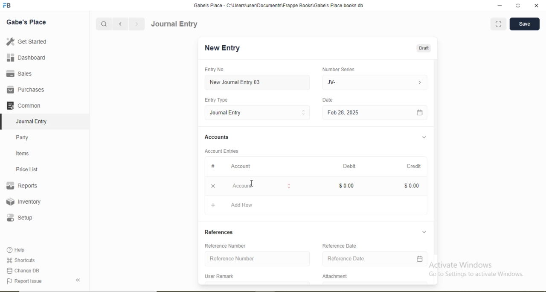 This screenshot has width=546, height=292. What do you see at coordinates (25, 90) in the screenshot?
I see `Purchases` at bounding box center [25, 90].